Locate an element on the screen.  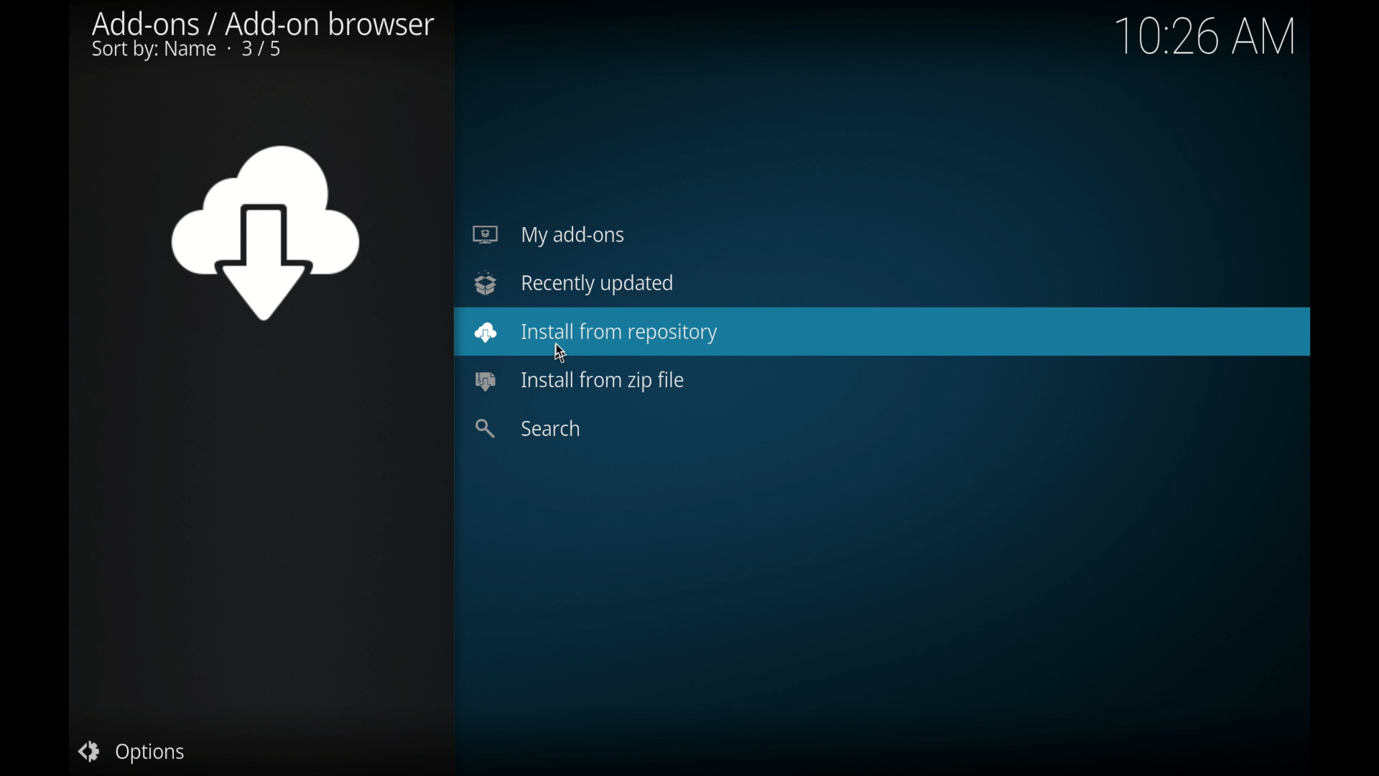
cursor is located at coordinates (561, 354).